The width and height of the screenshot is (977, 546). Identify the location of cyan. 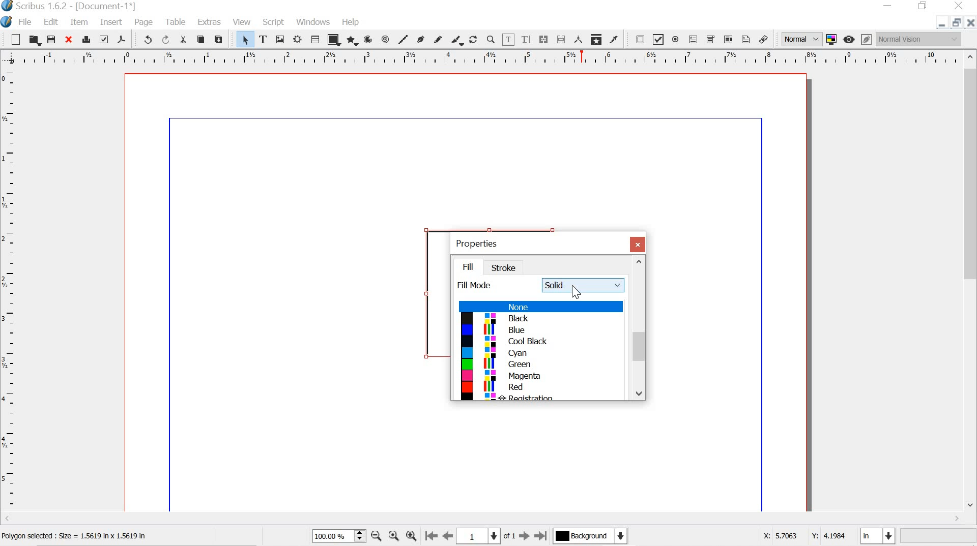
(540, 353).